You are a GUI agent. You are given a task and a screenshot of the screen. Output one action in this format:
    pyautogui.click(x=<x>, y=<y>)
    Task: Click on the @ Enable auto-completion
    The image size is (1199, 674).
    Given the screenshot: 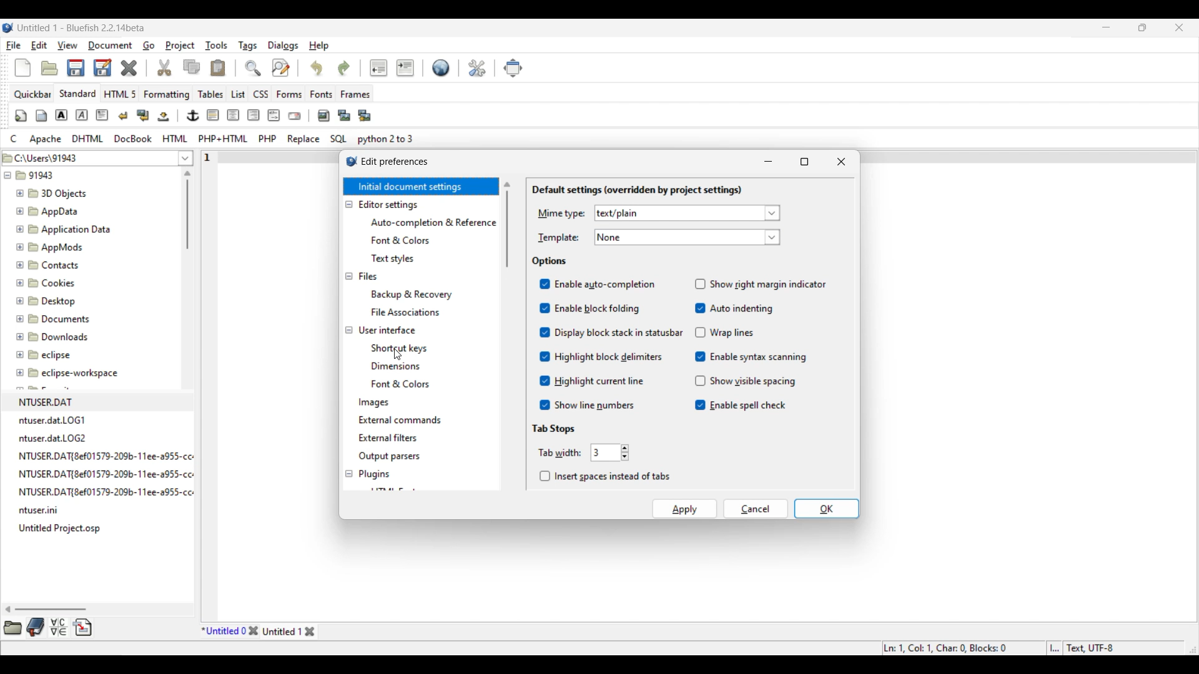 What is the action you would take?
    pyautogui.click(x=598, y=285)
    